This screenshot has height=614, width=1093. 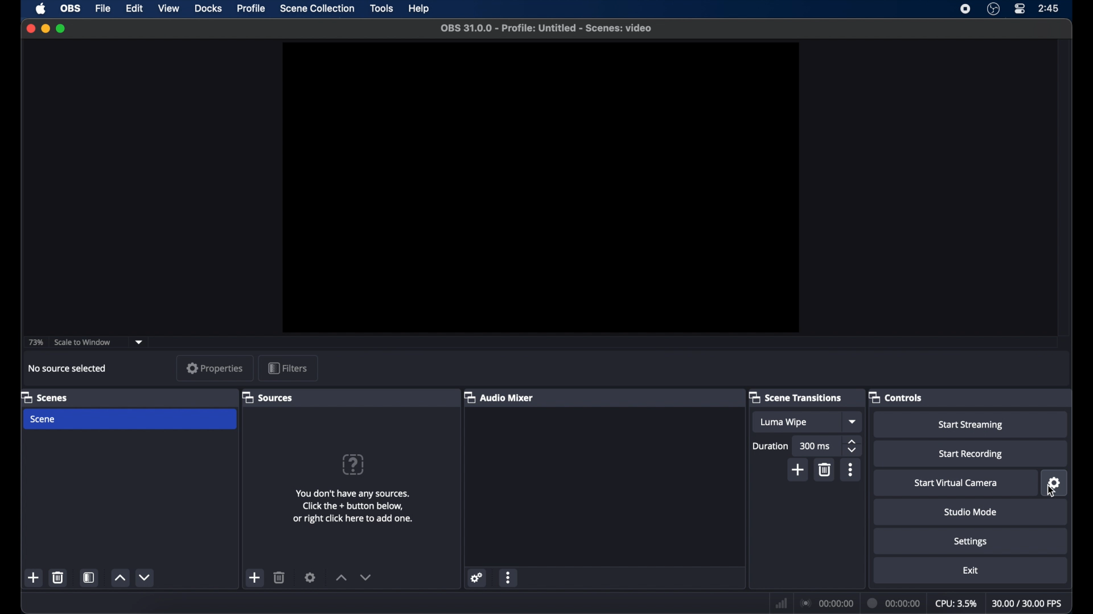 I want to click on increment, so click(x=118, y=578).